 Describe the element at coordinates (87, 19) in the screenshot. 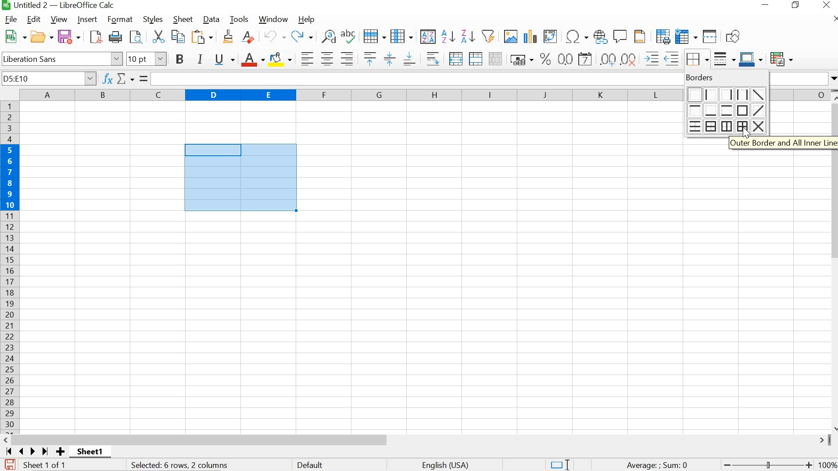

I see `INSERT` at that location.